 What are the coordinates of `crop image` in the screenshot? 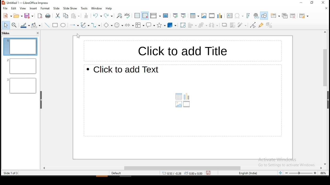 It's located at (233, 25).